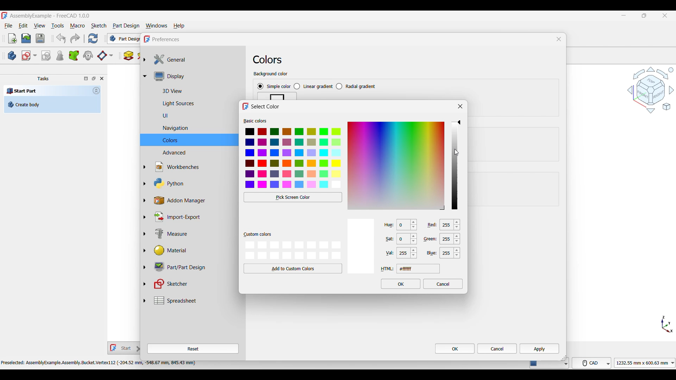 The height and width of the screenshot is (380, 676). What do you see at coordinates (86, 78) in the screenshot?
I see `Toggle overlay` at bounding box center [86, 78].